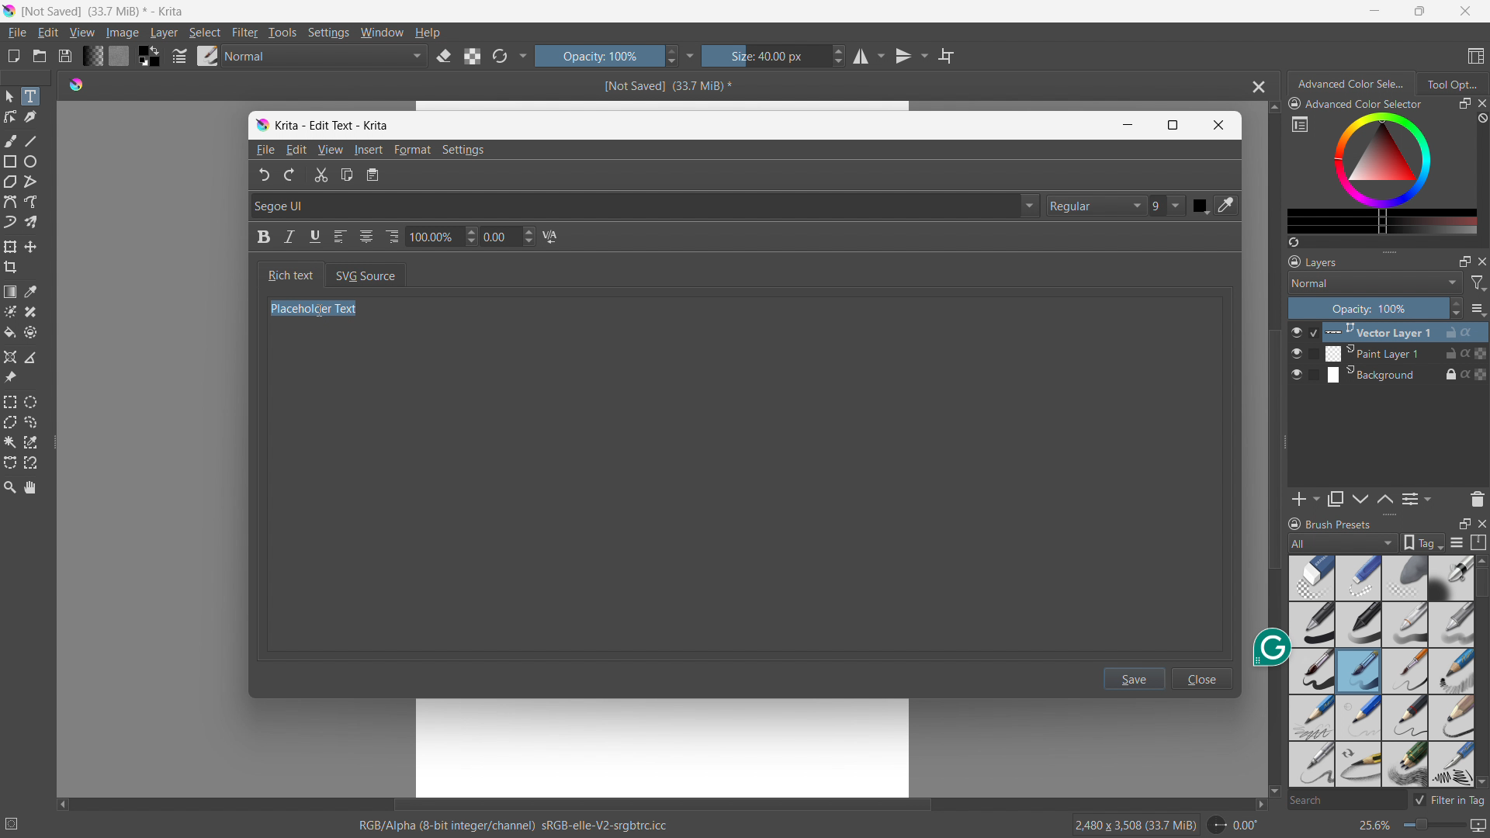  I want to click on cut, so click(321, 174).